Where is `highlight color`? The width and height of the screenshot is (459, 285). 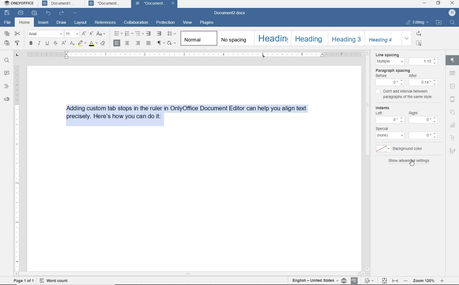 highlight color is located at coordinates (82, 44).